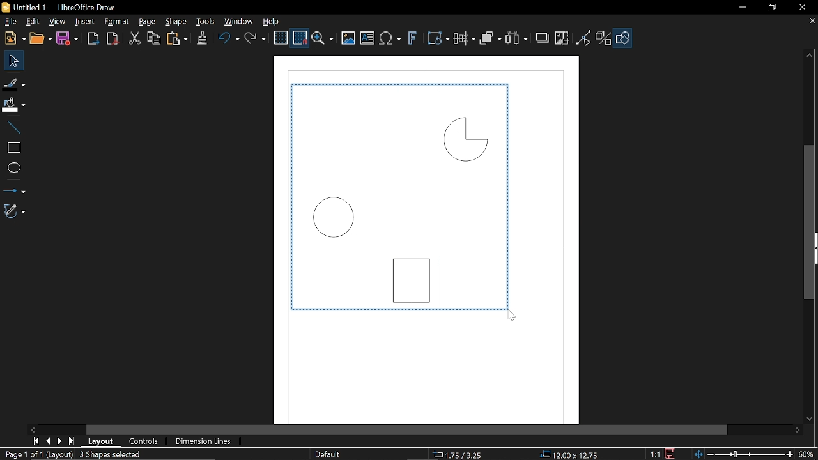 The image size is (818, 460). Describe the element at coordinates (335, 218) in the screenshot. I see `Circle` at that location.